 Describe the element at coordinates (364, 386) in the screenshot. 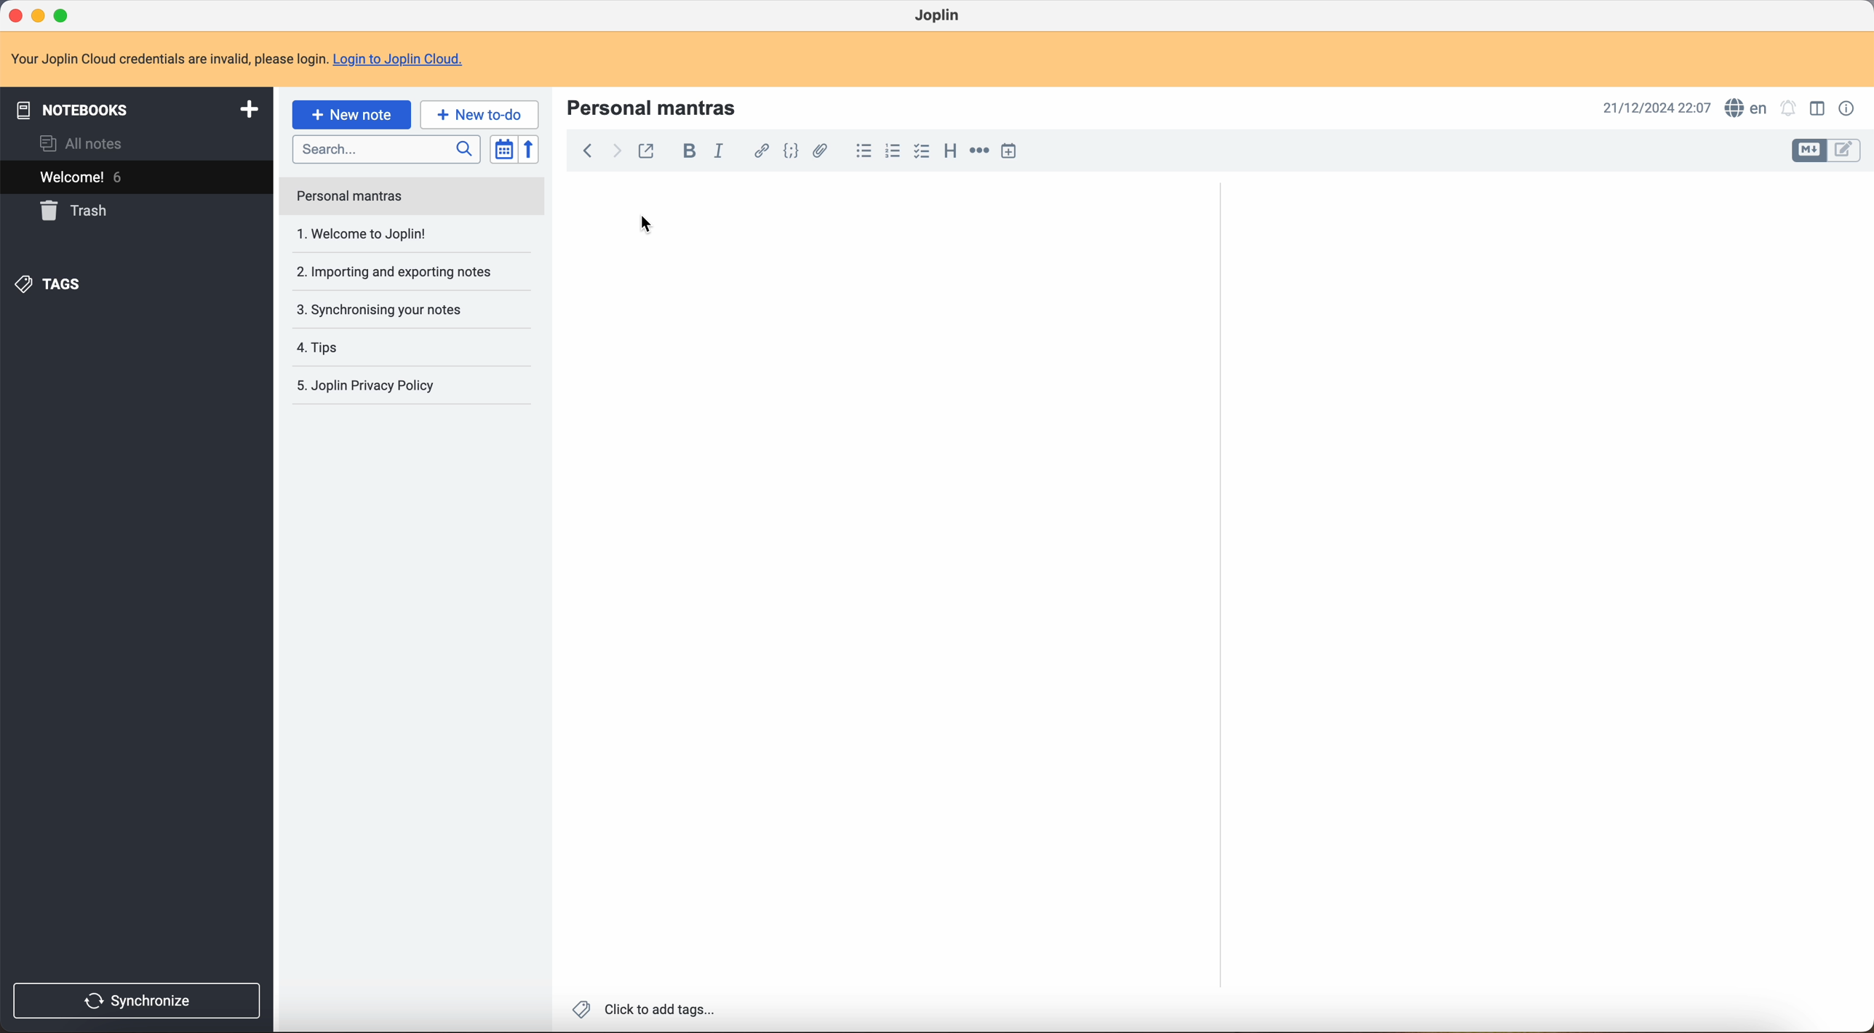

I see `Joplin privacy p olicy` at that location.